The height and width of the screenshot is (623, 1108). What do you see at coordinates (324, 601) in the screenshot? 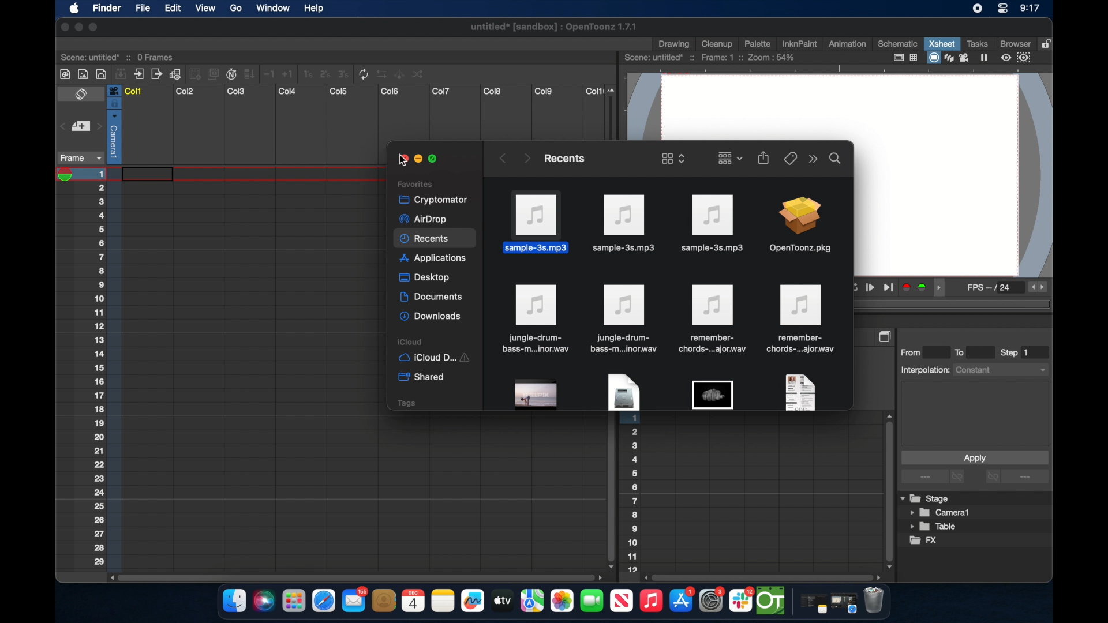
I see `safari` at bounding box center [324, 601].